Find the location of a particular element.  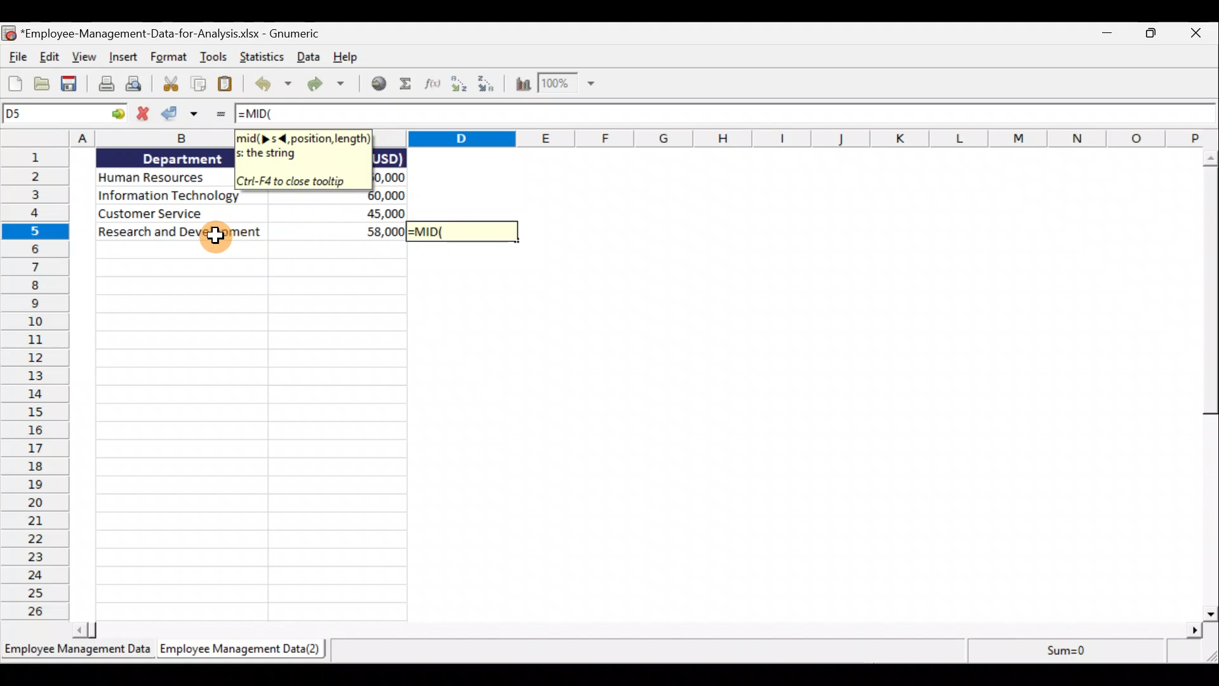

Cancel change is located at coordinates (140, 115).